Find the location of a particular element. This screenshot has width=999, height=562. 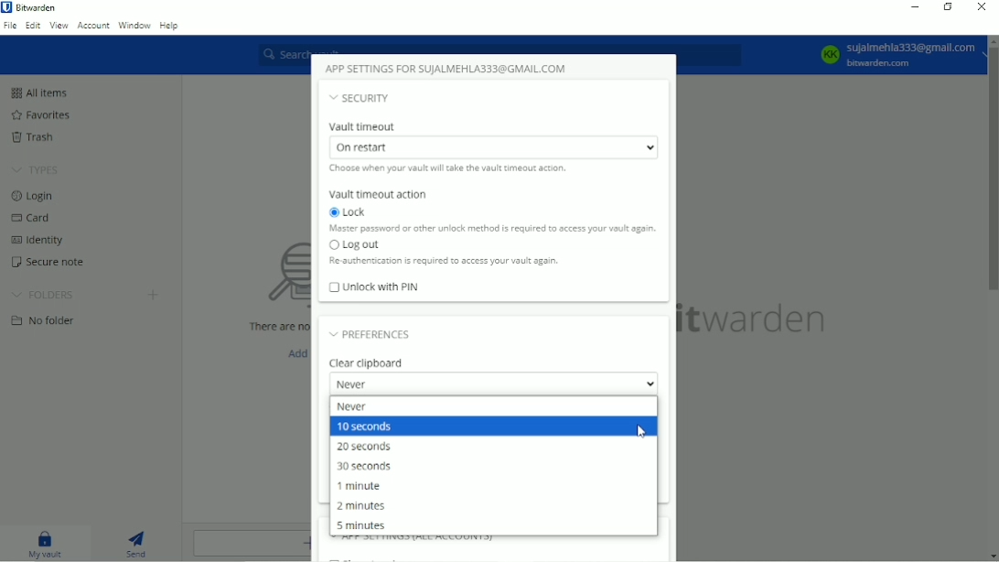

FOLDERS is located at coordinates (48, 295).